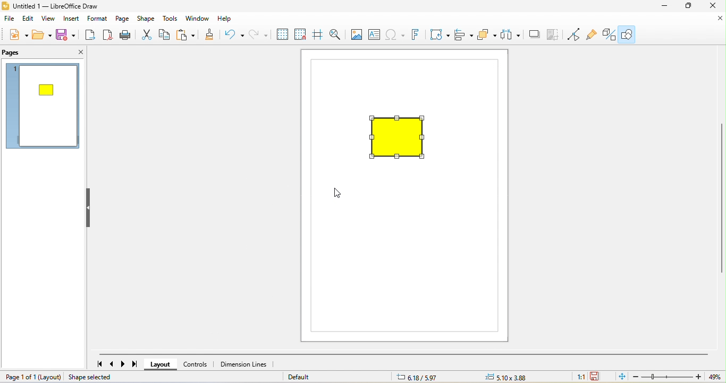  I want to click on close, so click(714, 7).